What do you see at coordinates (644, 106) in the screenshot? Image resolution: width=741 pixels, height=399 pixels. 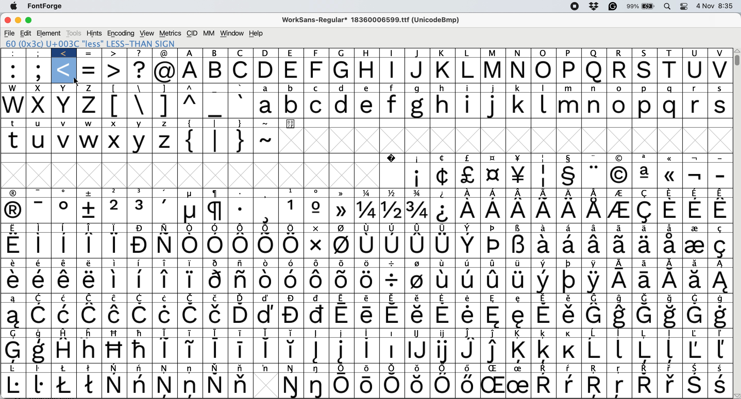 I see `p` at bounding box center [644, 106].